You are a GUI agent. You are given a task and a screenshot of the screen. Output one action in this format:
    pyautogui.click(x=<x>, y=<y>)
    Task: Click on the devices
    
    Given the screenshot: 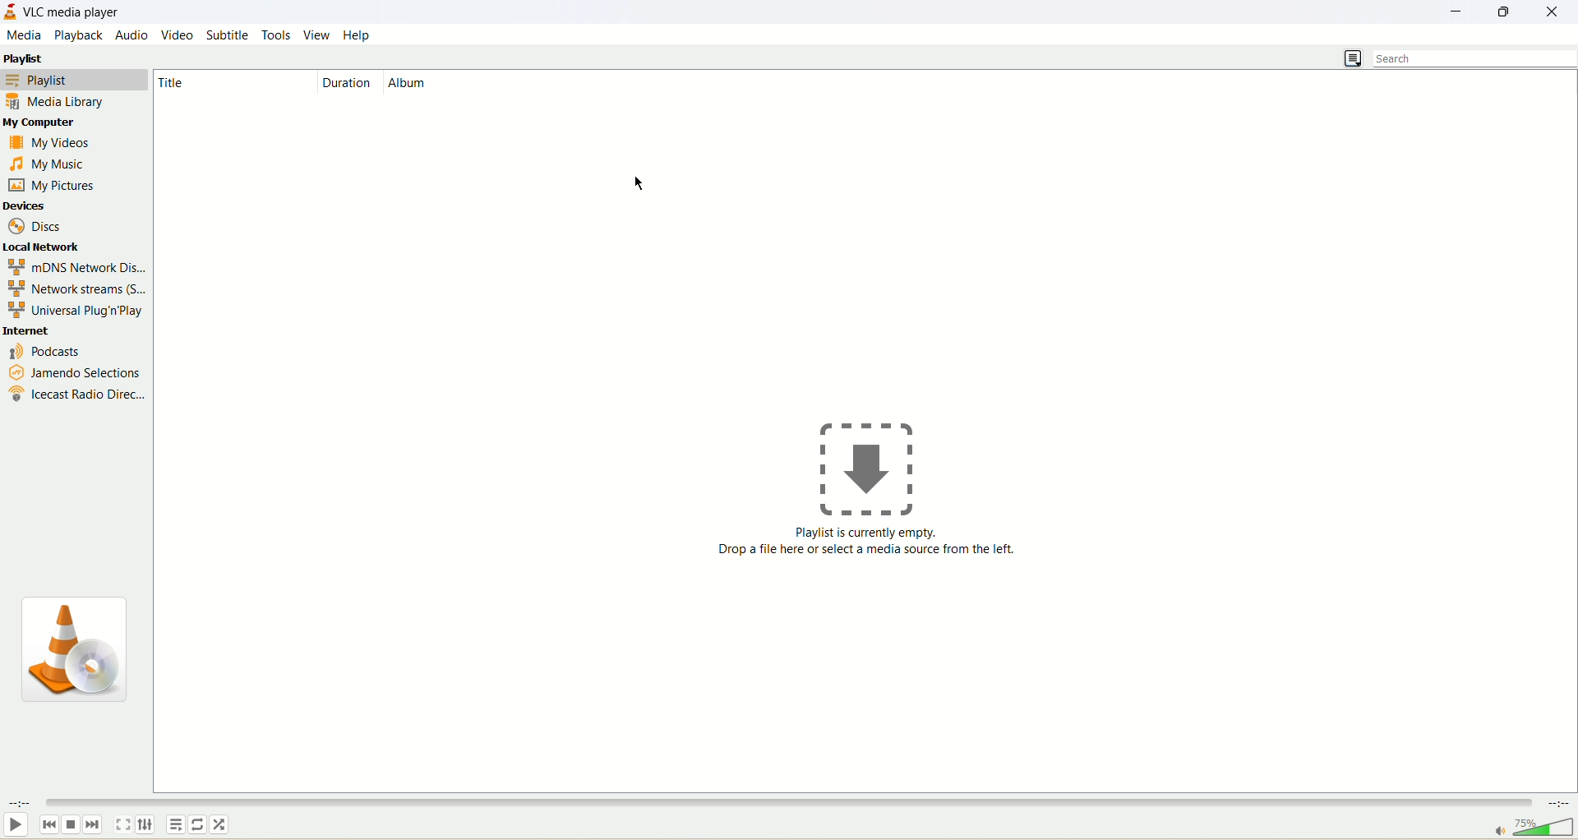 What is the action you would take?
    pyautogui.click(x=28, y=208)
    